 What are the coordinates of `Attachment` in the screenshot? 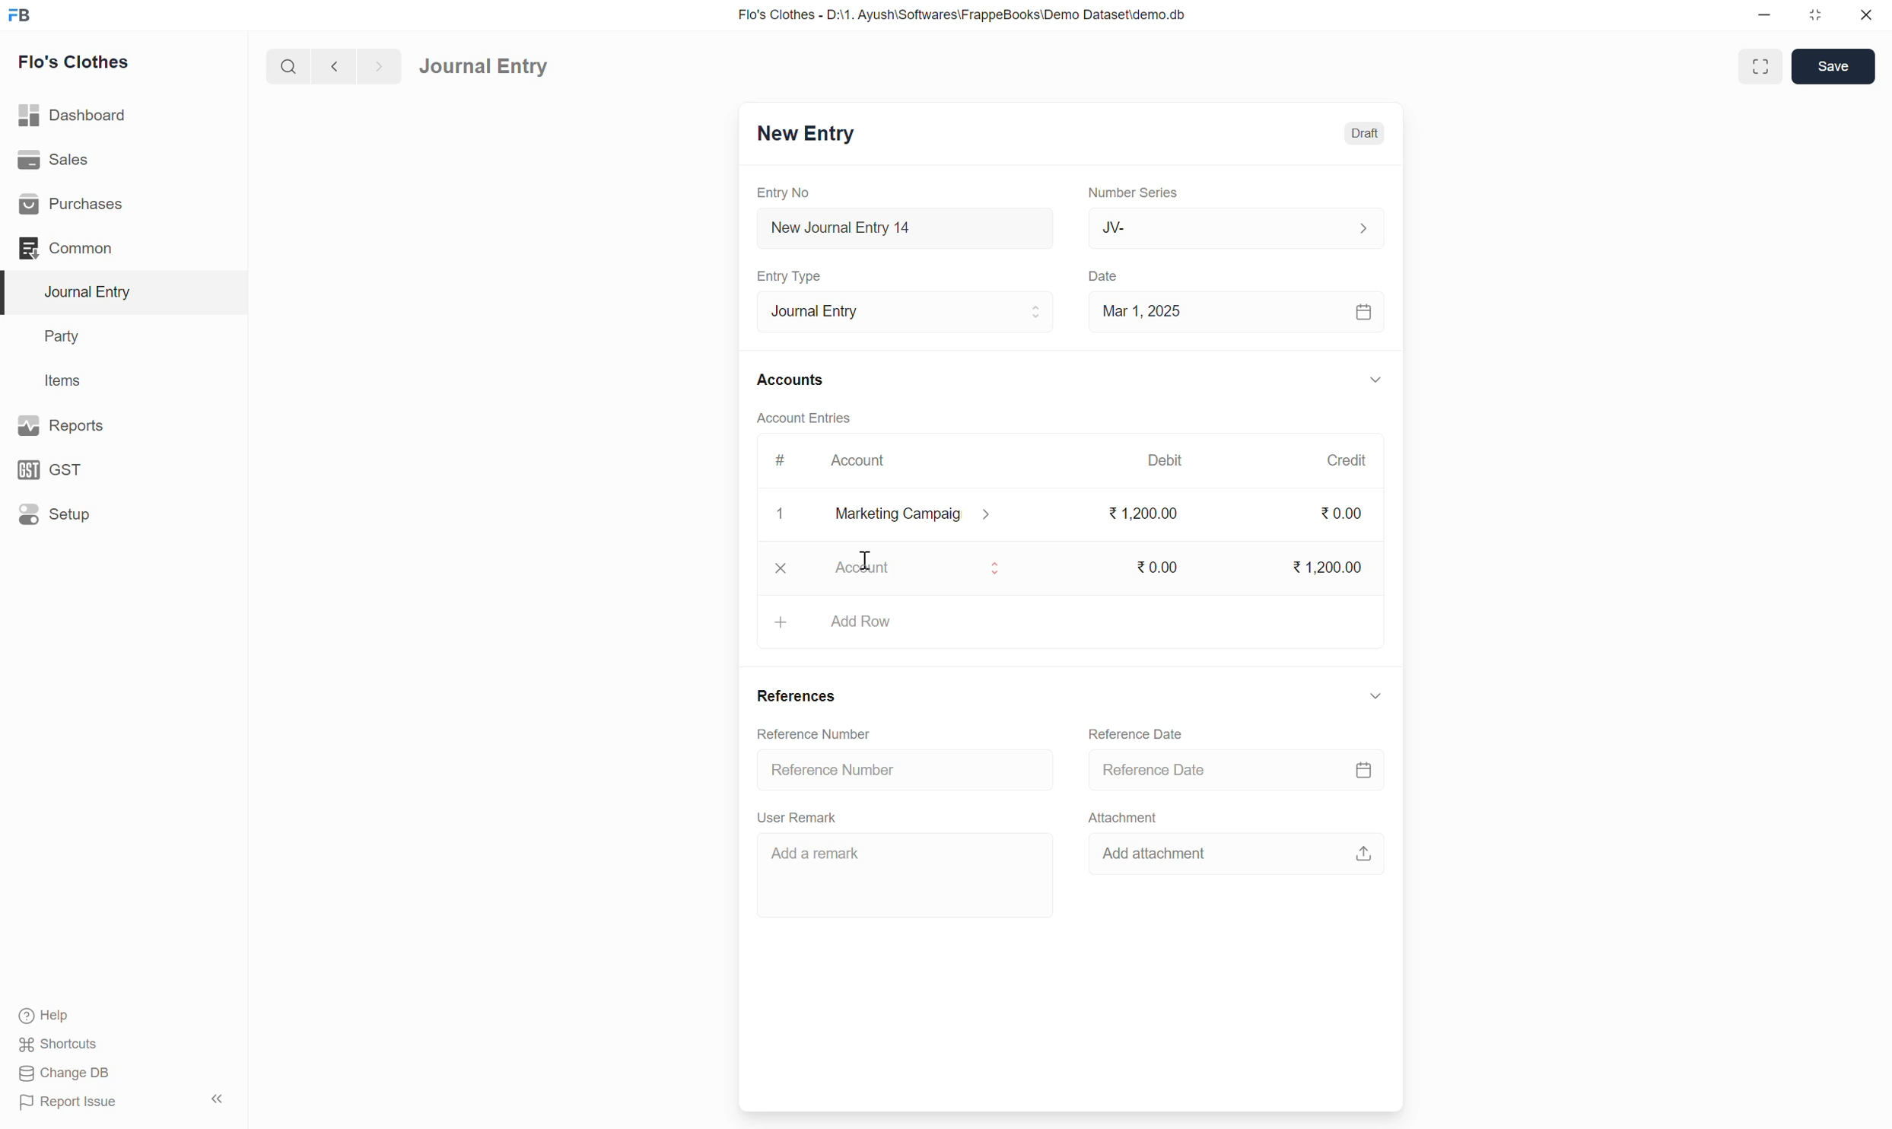 It's located at (1132, 818).